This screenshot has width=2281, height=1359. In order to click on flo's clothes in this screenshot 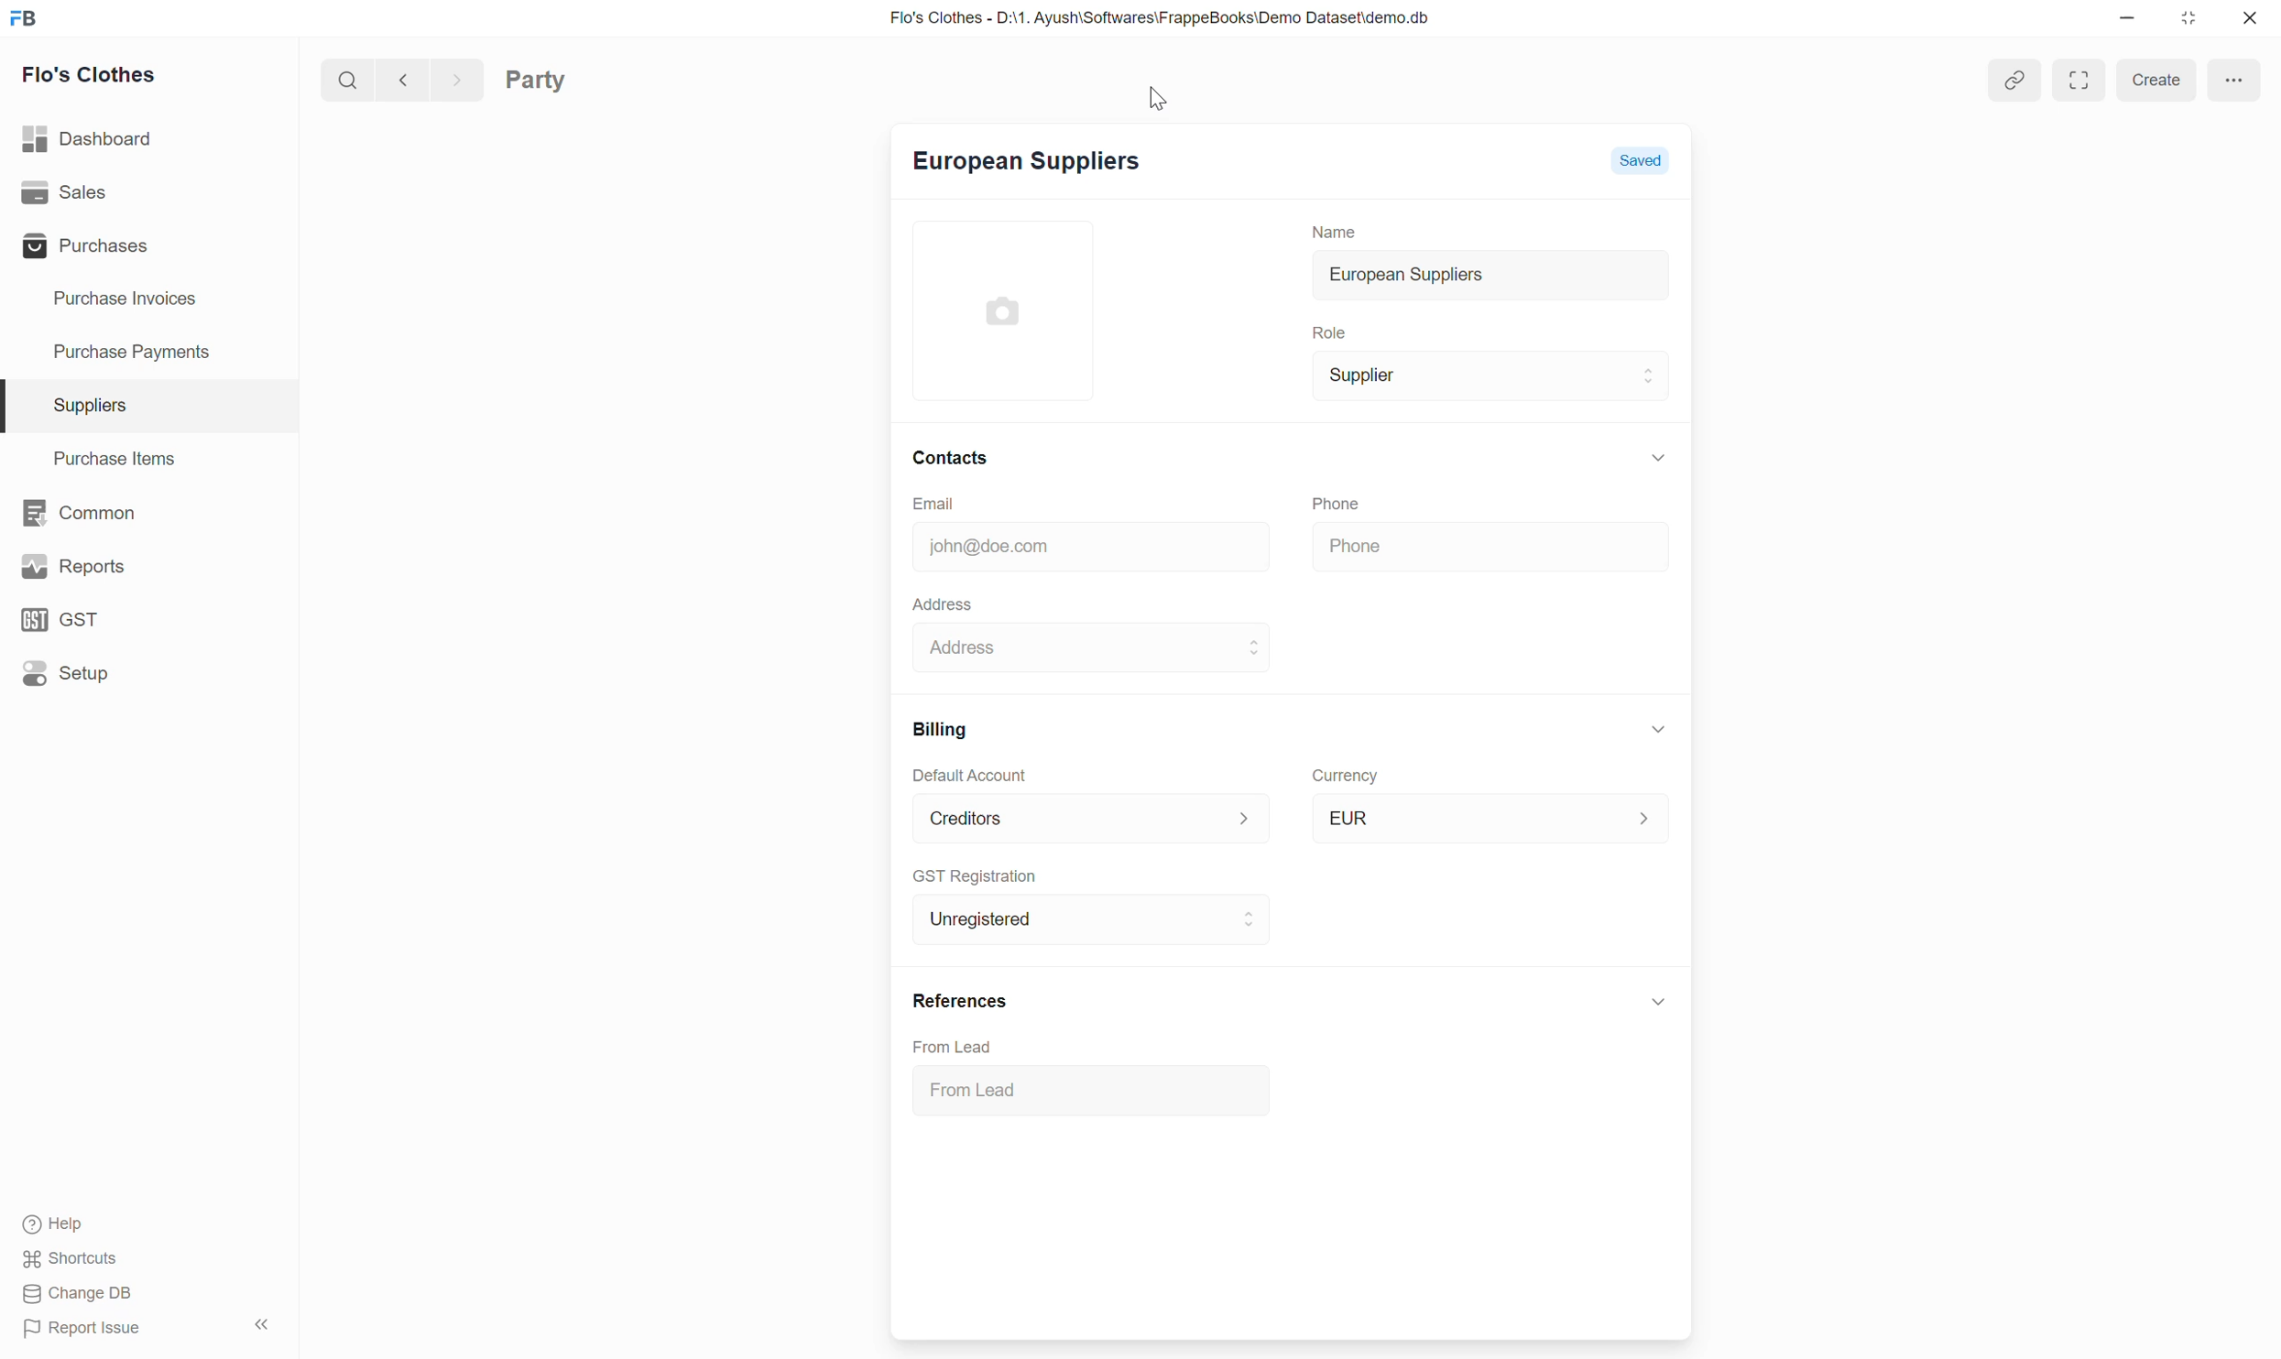, I will do `click(91, 74)`.